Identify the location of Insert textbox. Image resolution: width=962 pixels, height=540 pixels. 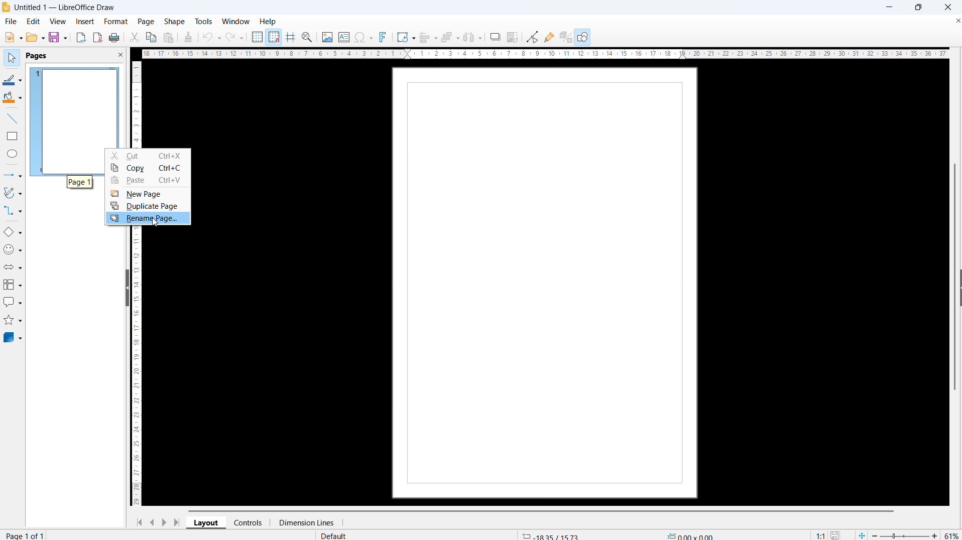
(344, 37).